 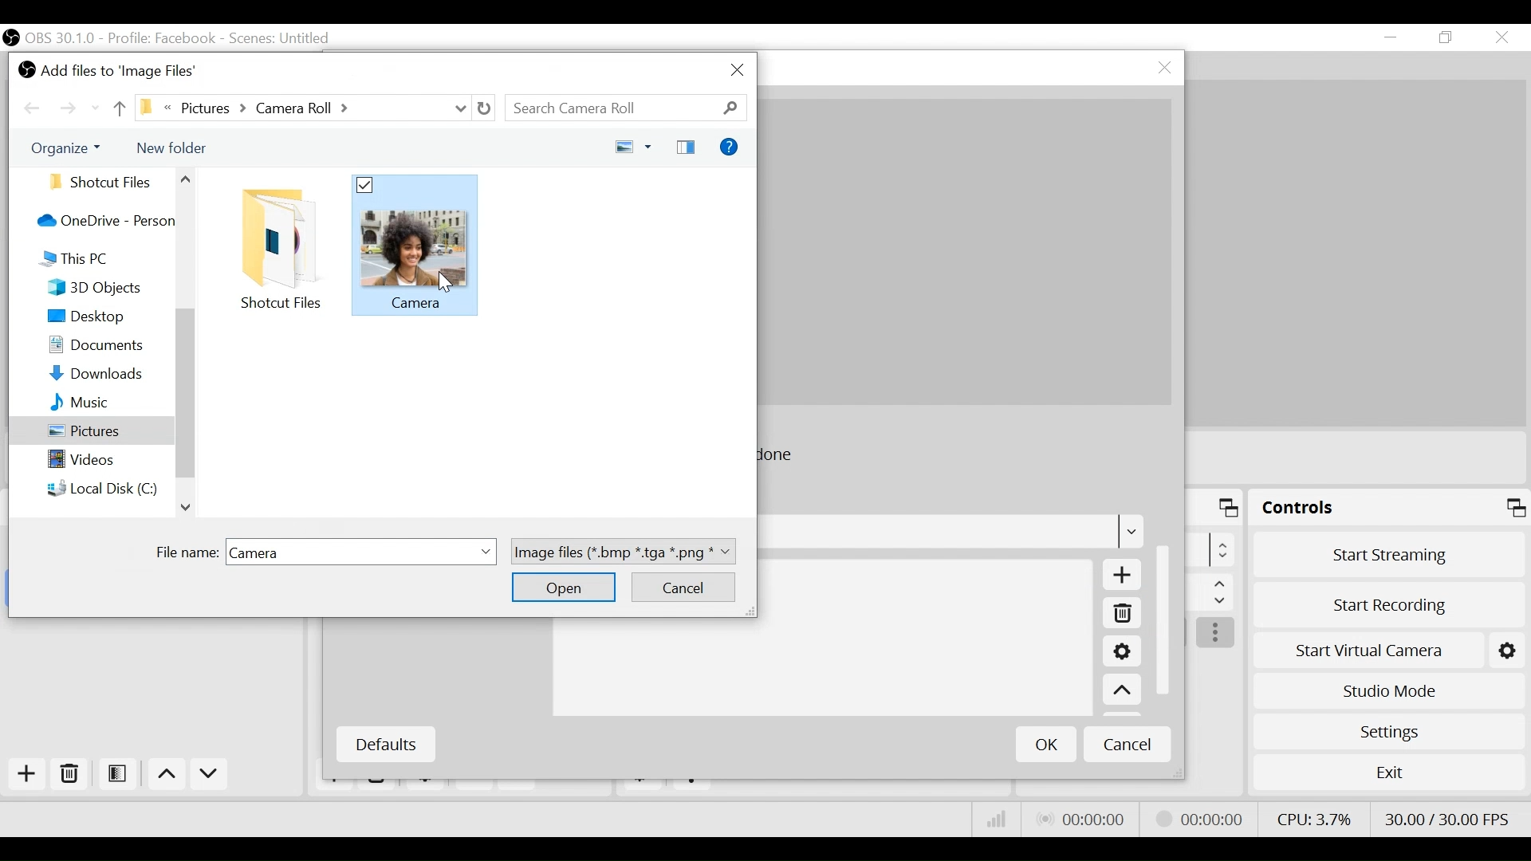 I want to click on OBS Desktop Icon, so click(x=11, y=37).